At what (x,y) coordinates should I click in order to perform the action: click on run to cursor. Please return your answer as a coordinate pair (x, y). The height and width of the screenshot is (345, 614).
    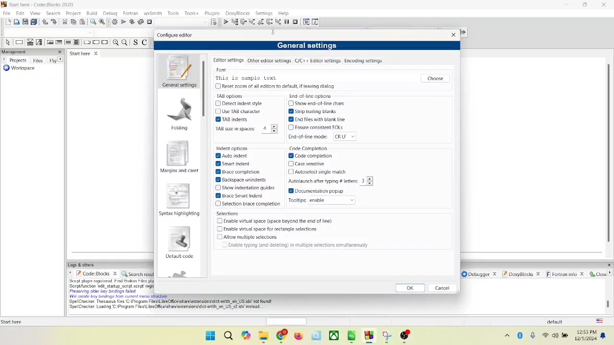
    Looking at the image, I should click on (233, 22).